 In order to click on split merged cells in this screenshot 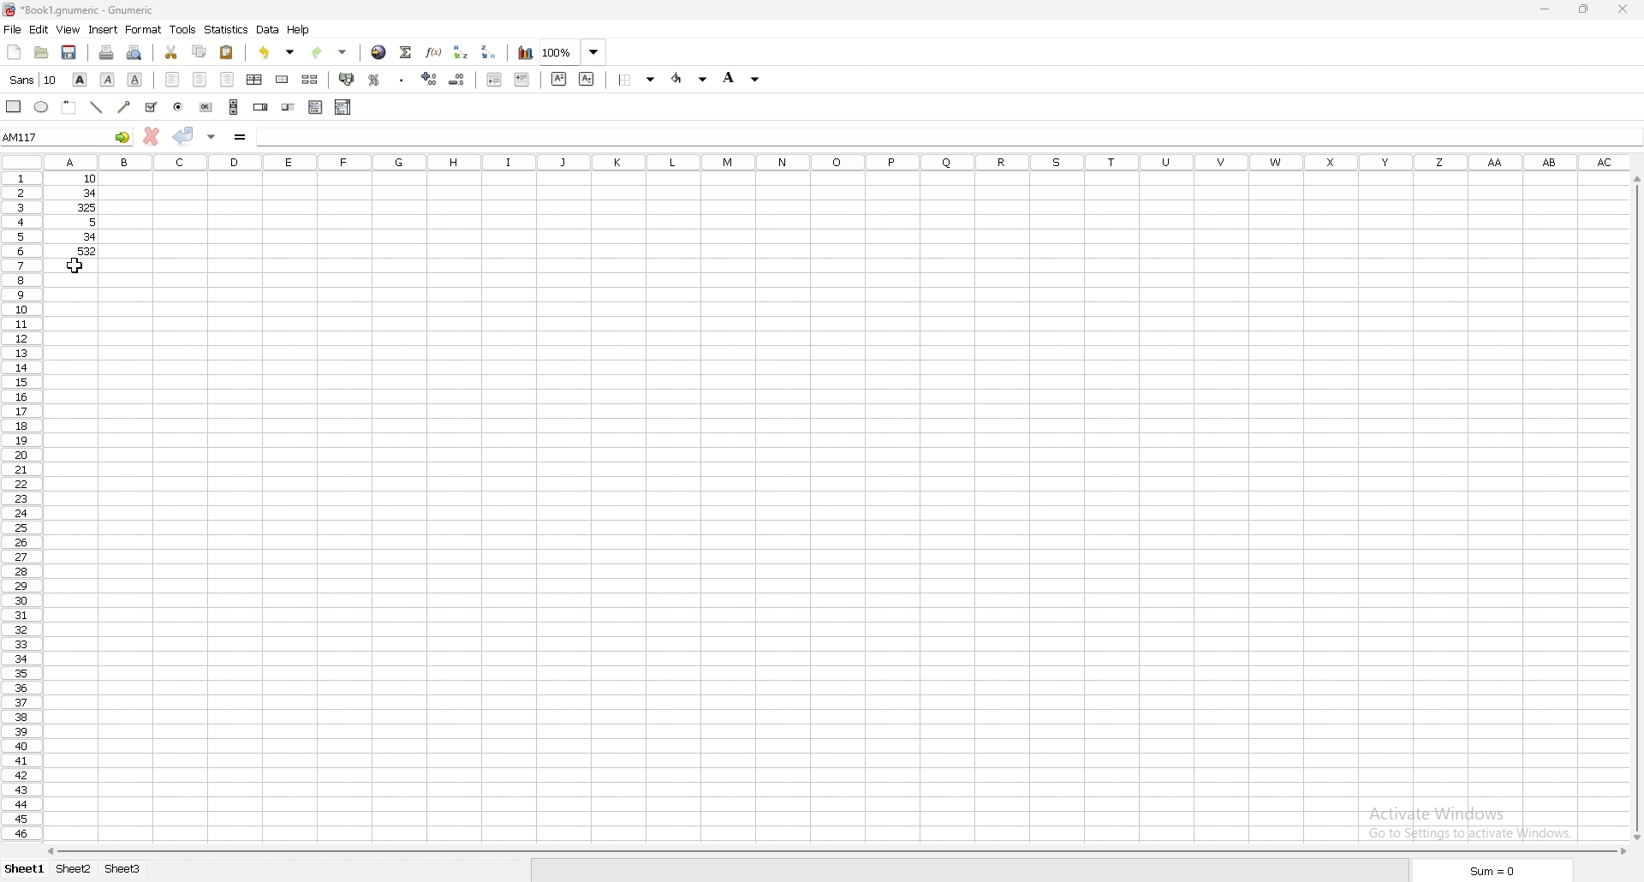, I will do `click(310, 79)`.